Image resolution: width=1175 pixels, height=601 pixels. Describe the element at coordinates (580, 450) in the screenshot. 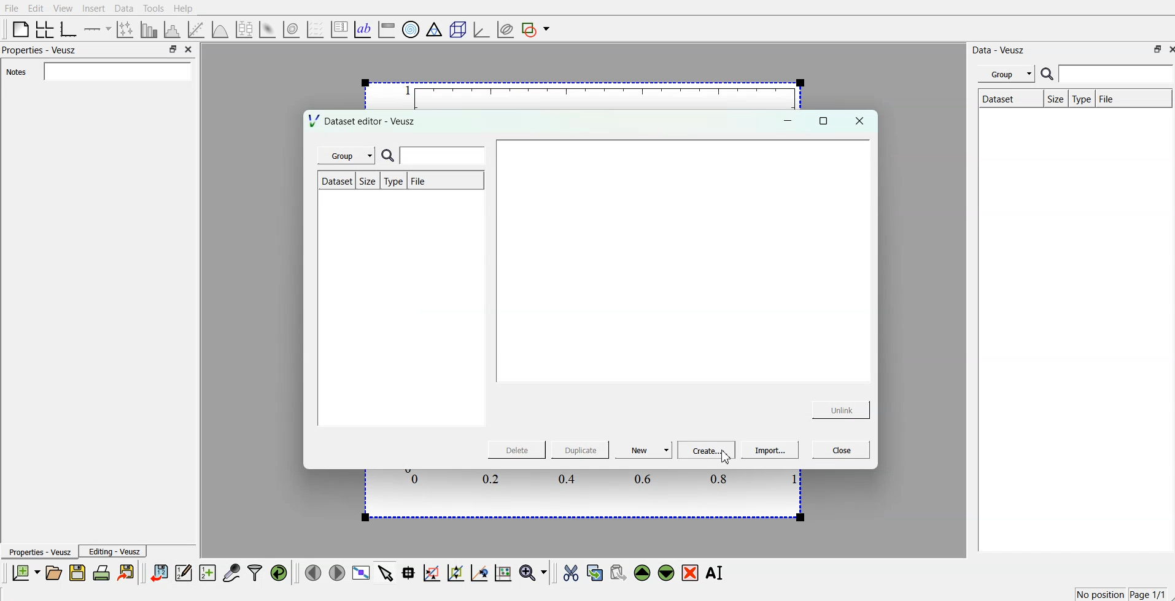

I see `Duplicate` at that location.